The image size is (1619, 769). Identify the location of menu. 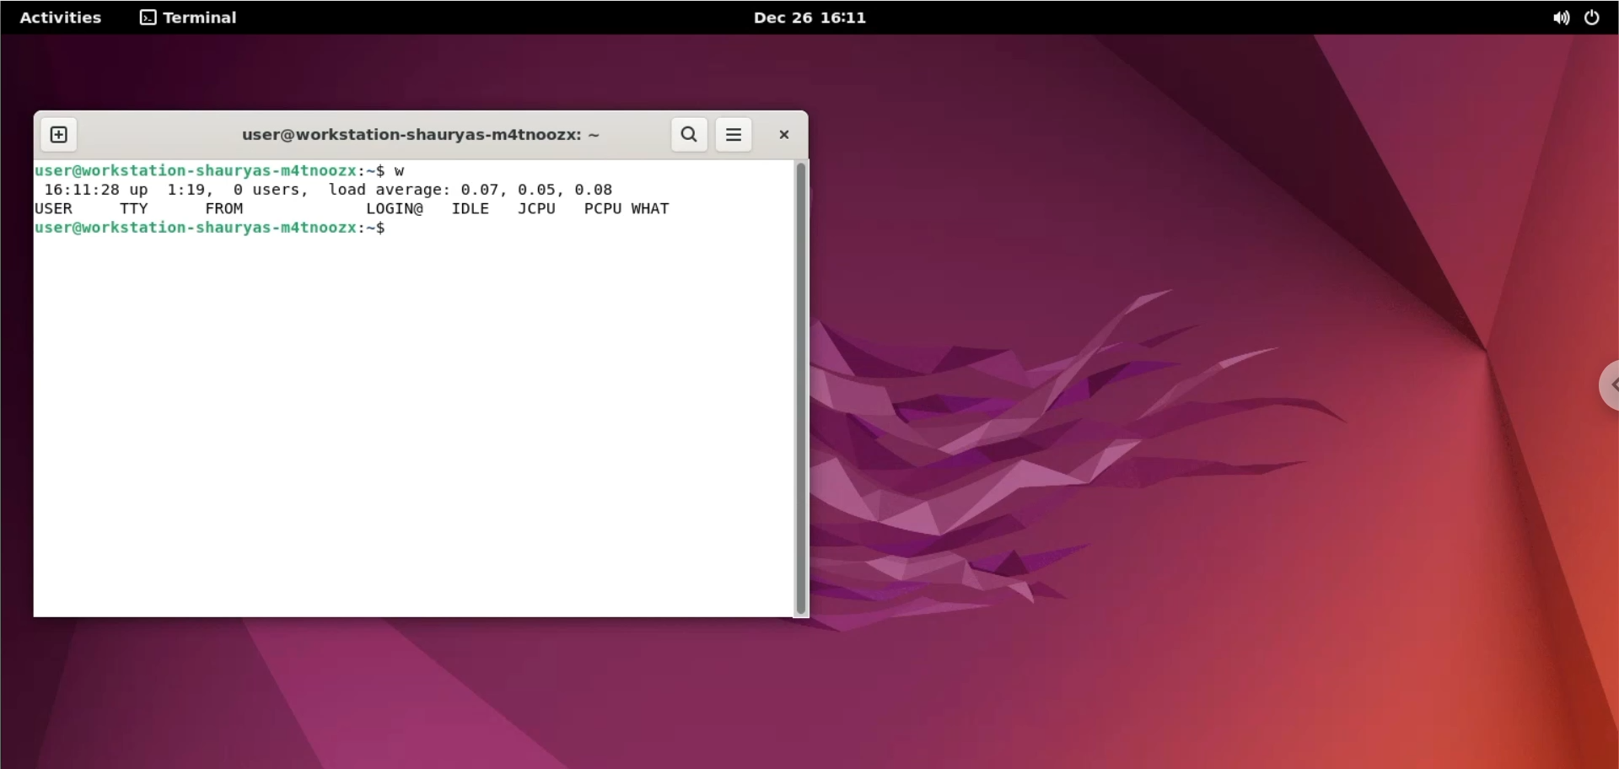
(733, 135).